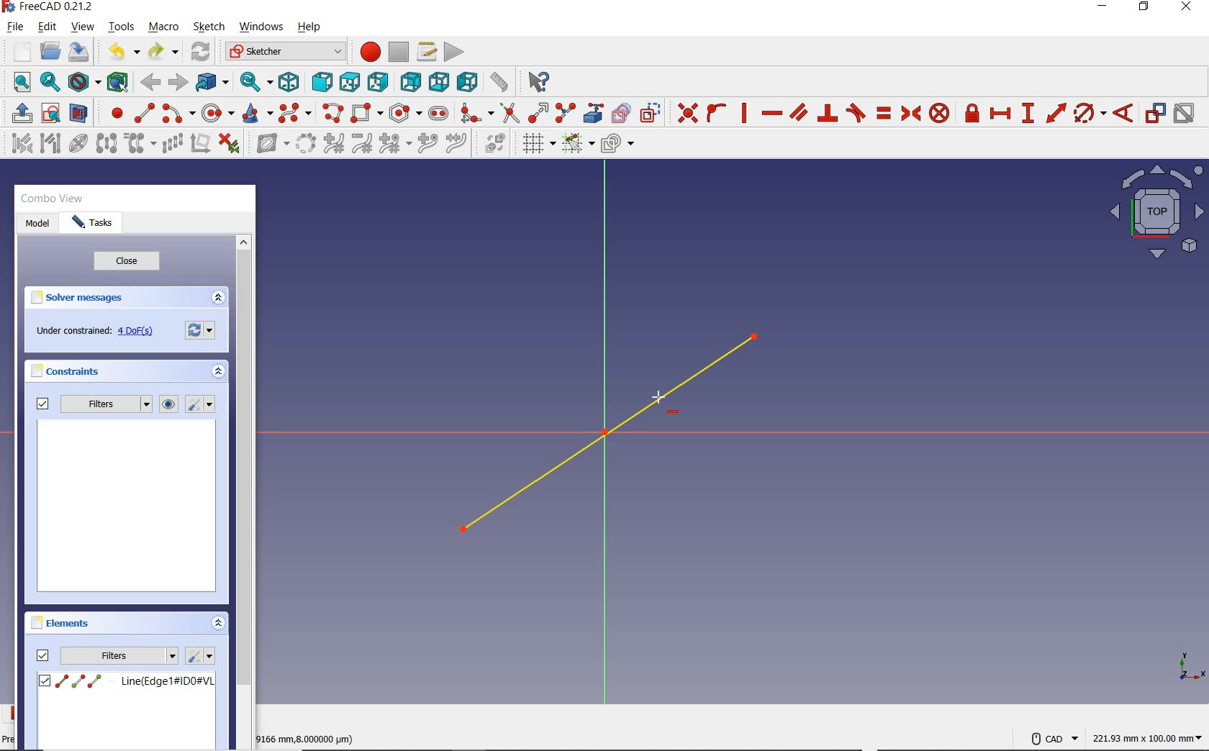 The width and height of the screenshot is (1209, 751). I want to click on SKETCH, so click(209, 27).